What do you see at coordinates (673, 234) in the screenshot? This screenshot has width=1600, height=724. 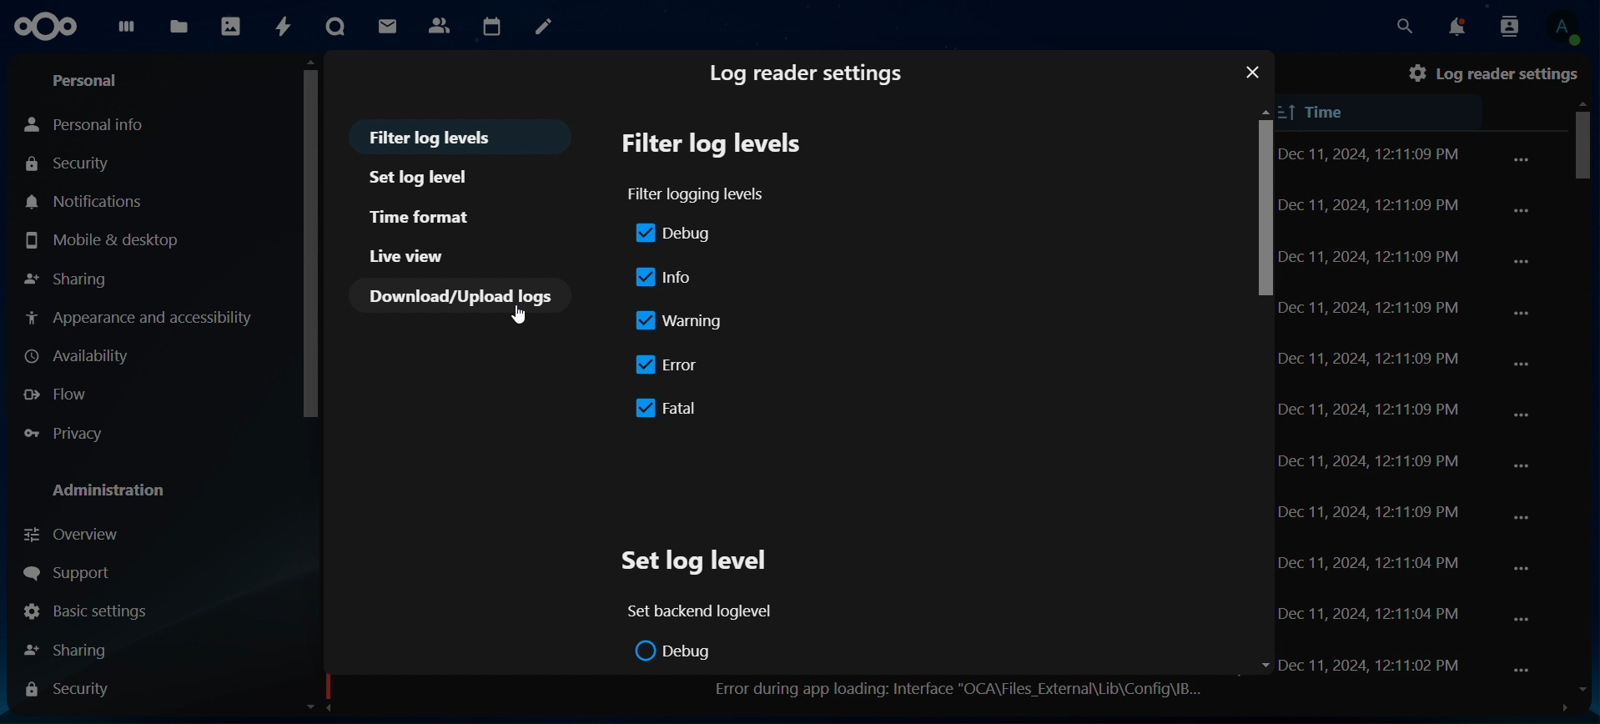 I see `debug` at bounding box center [673, 234].